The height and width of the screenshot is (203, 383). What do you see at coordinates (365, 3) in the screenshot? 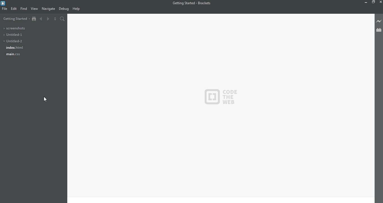
I see `minimize` at bounding box center [365, 3].